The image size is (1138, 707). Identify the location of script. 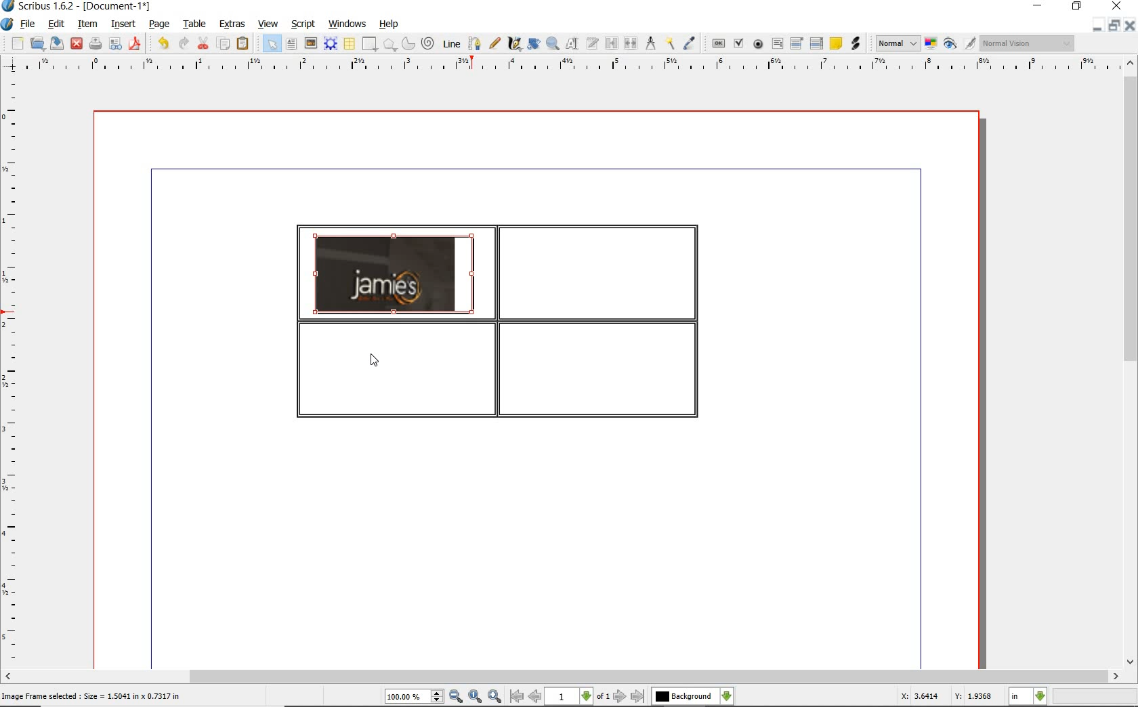
(304, 24).